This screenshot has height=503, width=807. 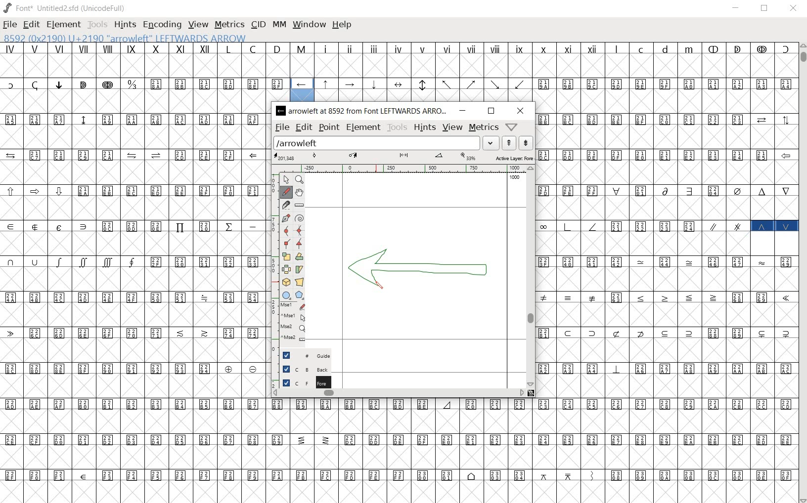 I want to click on polygon or star, so click(x=299, y=295).